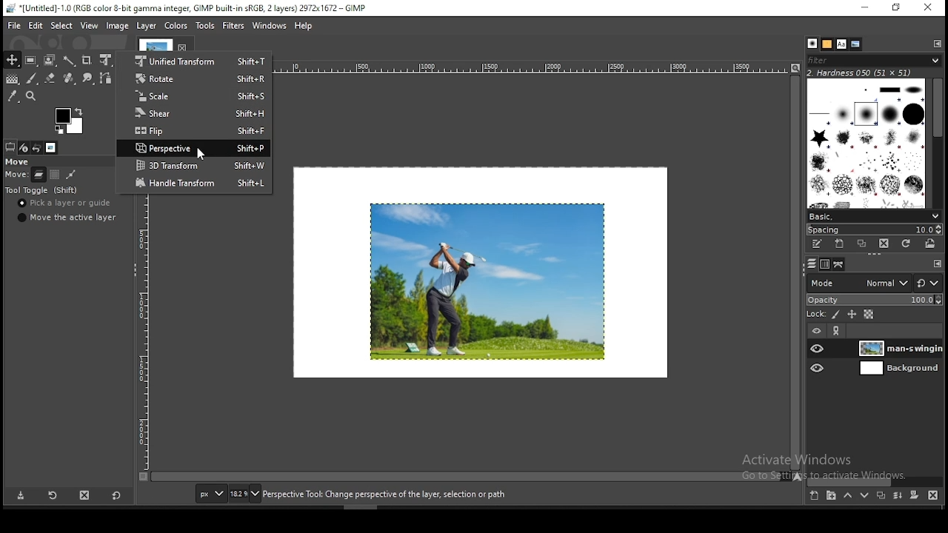 The width and height of the screenshot is (948, 533). I want to click on image, so click(174, 25).